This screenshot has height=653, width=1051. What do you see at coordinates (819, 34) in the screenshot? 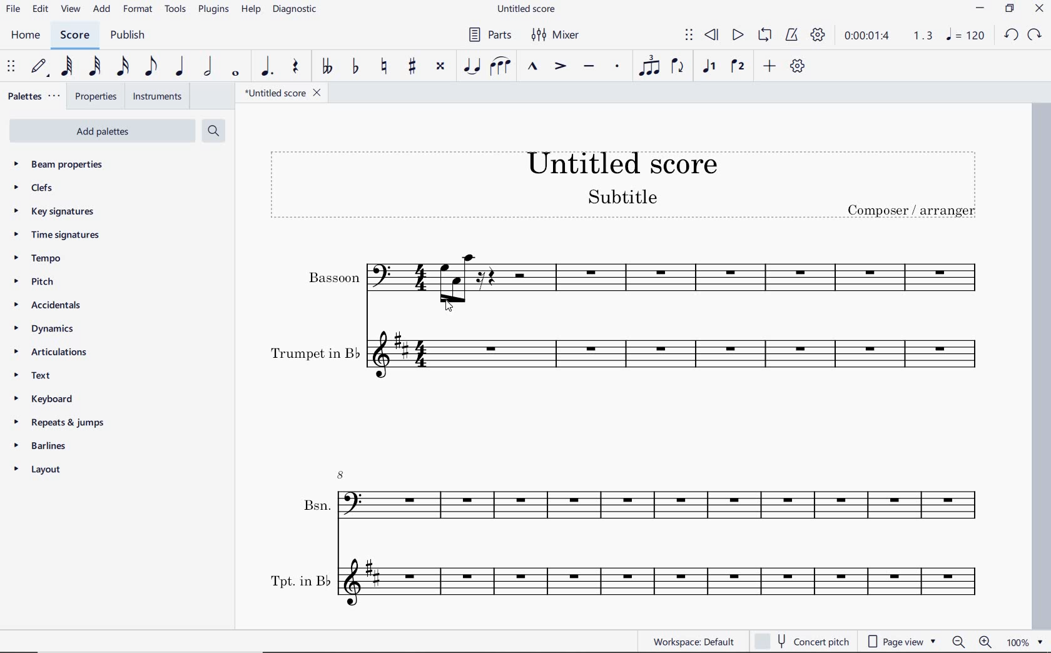
I see `playback settings` at bounding box center [819, 34].